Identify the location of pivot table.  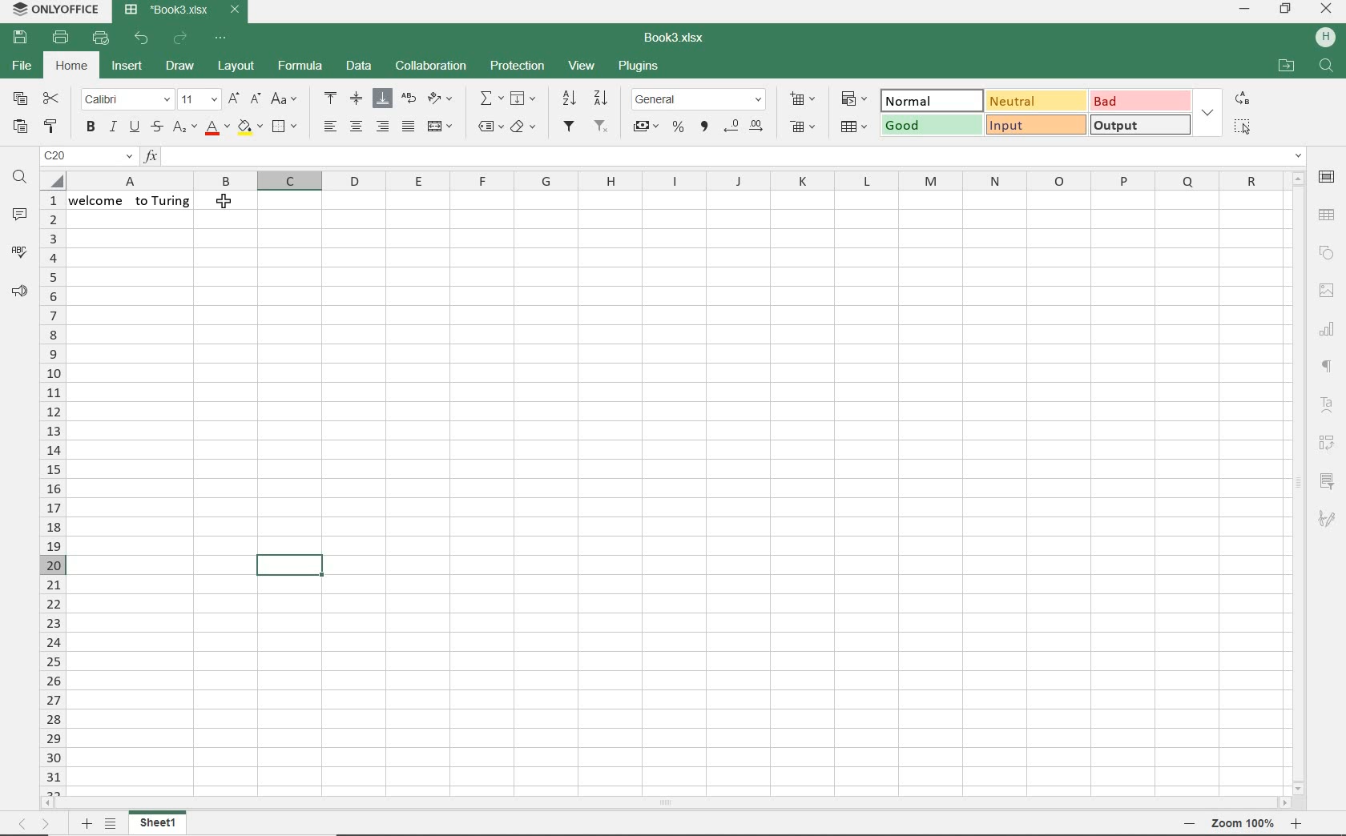
(1328, 443).